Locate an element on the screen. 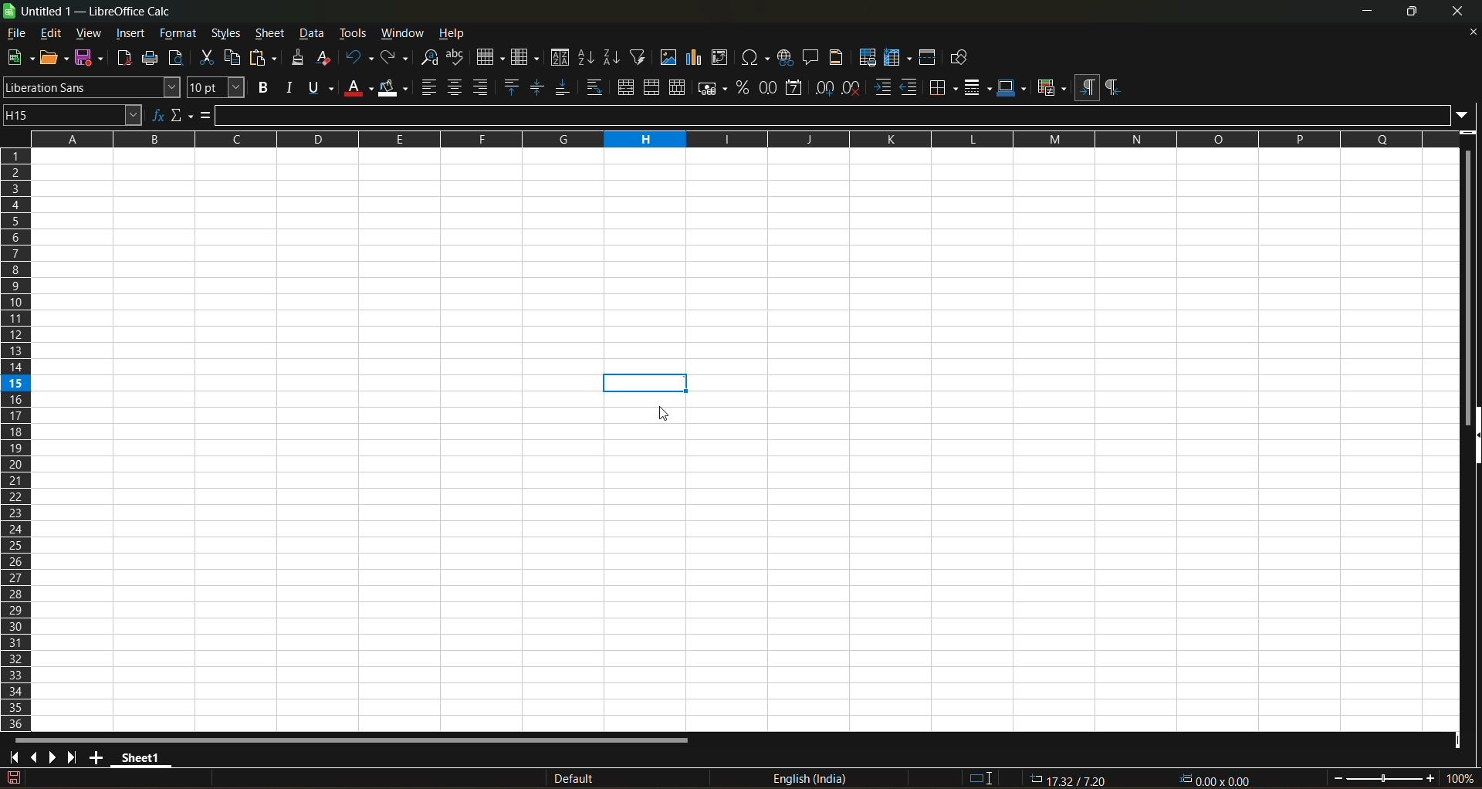 The image size is (1482, 789). left to right is located at coordinates (1087, 87).